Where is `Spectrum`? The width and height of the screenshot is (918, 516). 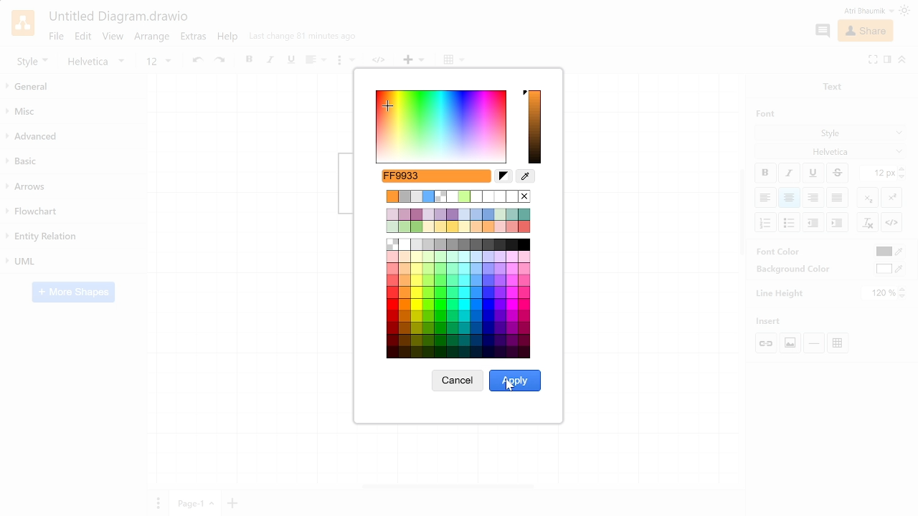
Spectrum is located at coordinates (442, 126).